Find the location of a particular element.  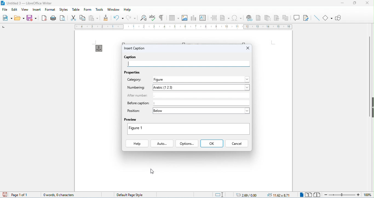

preview is located at coordinates (130, 120).